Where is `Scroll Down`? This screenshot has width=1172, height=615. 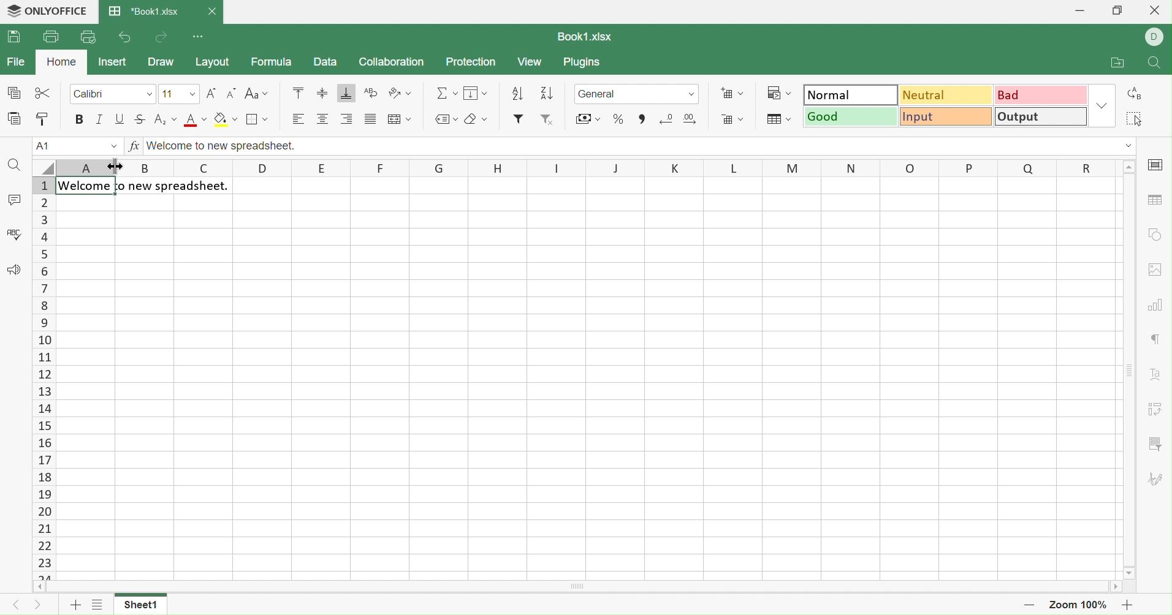 Scroll Down is located at coordinates (1130, 572).